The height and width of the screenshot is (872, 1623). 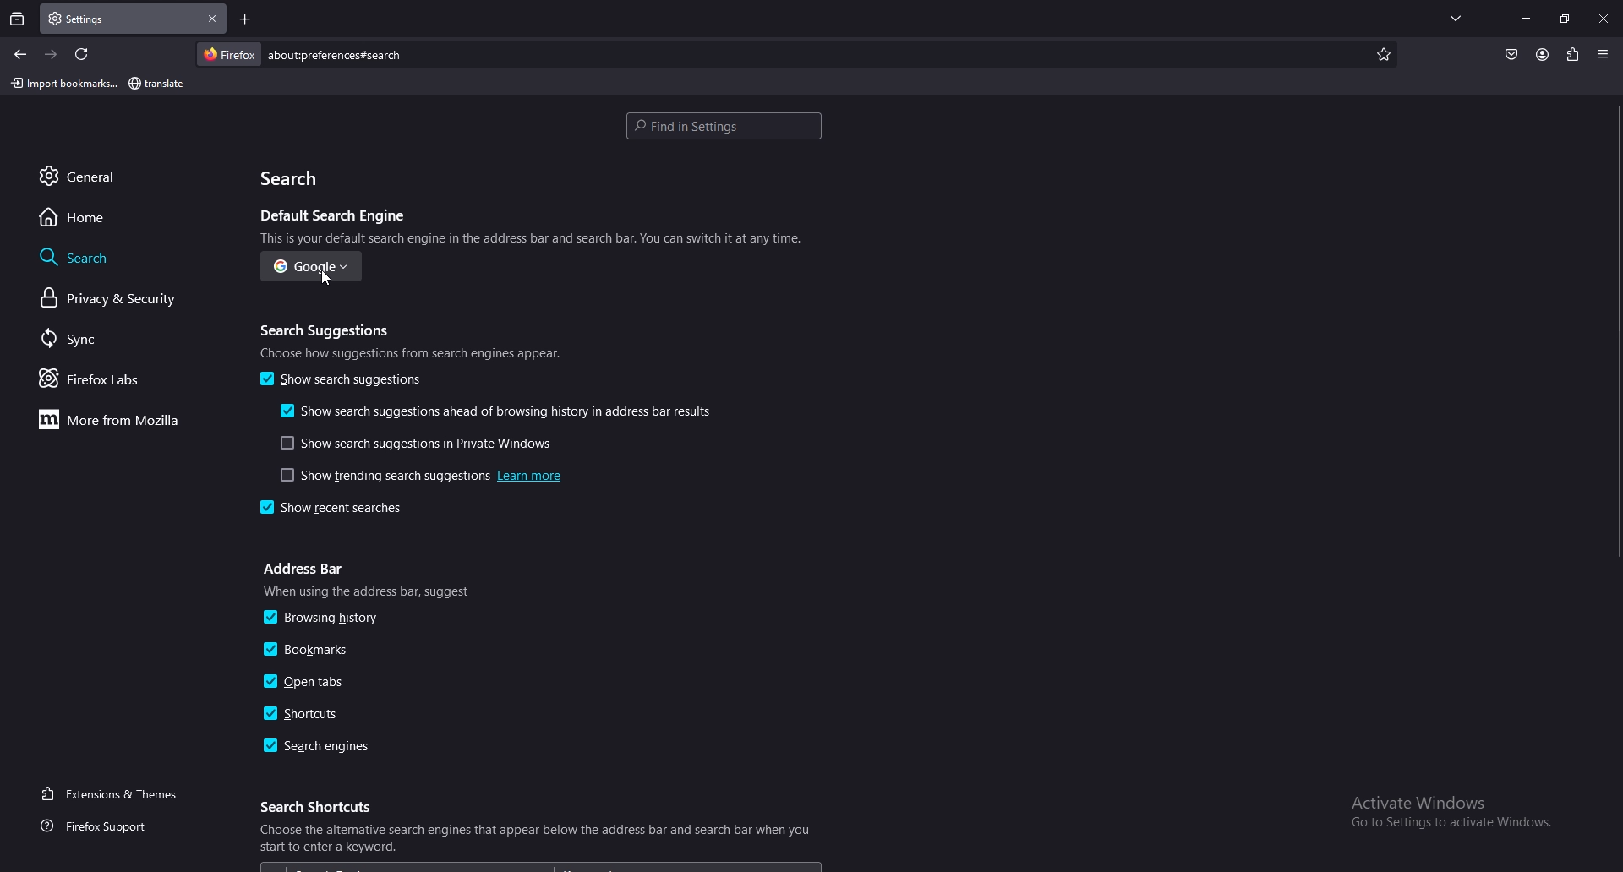 I want to click on tab, so click(x=112, y=19).